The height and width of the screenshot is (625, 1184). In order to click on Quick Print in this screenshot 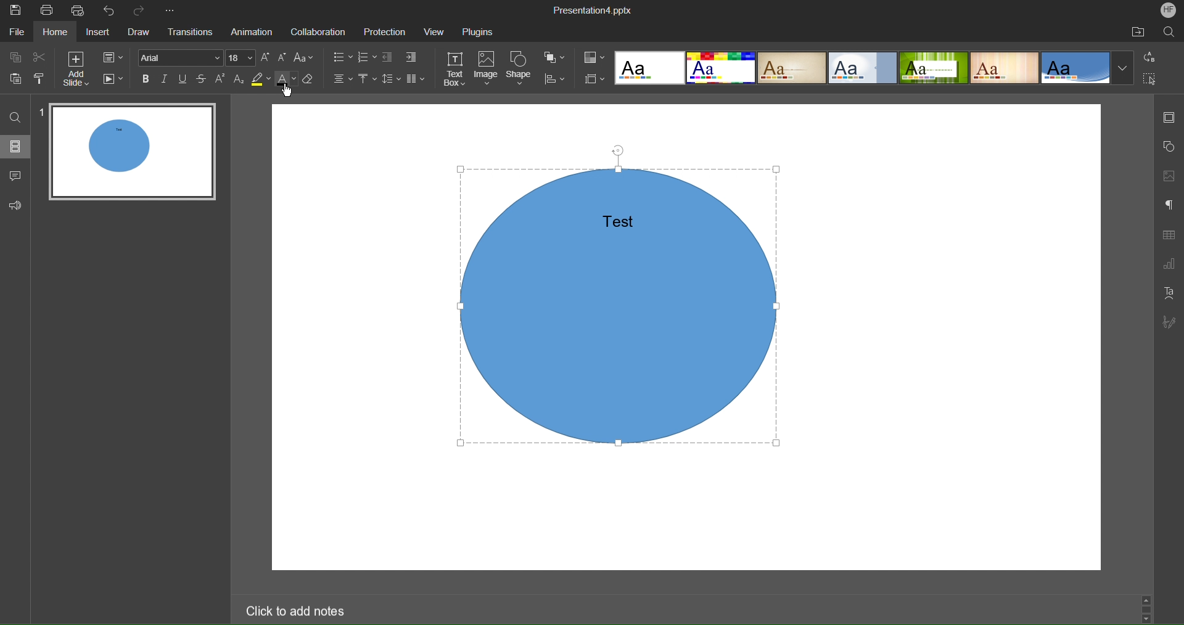, I will do `click(80, 11)`.